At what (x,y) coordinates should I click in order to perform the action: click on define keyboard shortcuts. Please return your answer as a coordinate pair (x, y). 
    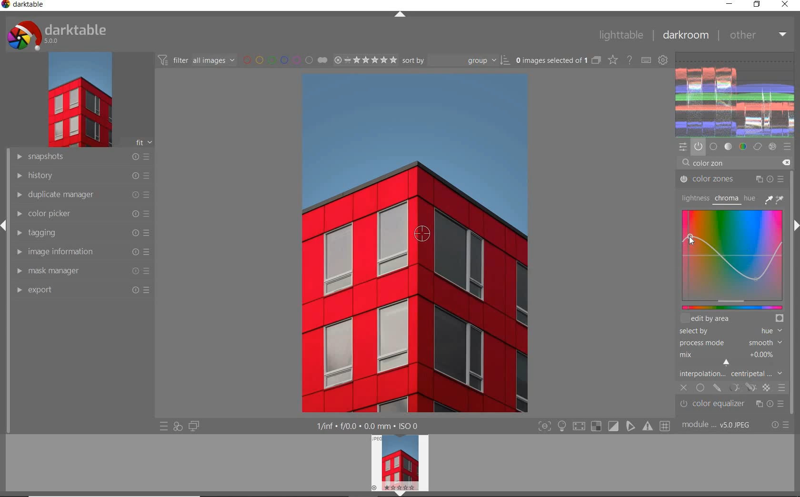
    Looking at the image, I should click on (647, 60).